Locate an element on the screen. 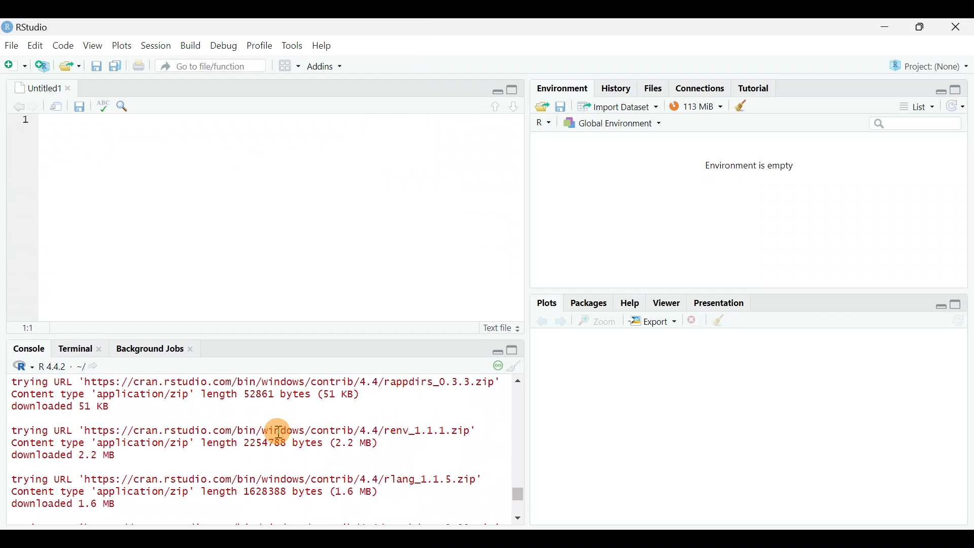 The image size is (974, 548). Code is located at coordinates (64, 45).